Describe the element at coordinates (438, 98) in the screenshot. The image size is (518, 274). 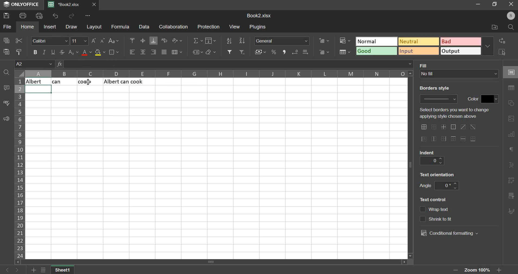
I see `border style` at that location.